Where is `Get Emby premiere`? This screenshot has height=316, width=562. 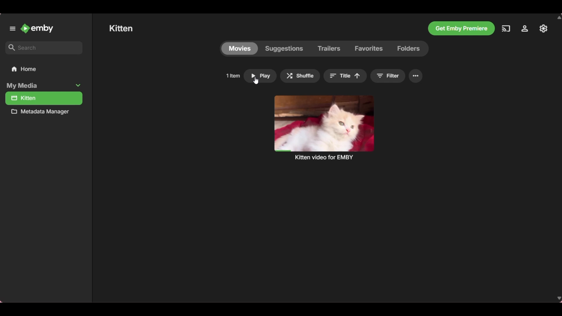
Get Emby premiere is located at coordinates (462, 28).